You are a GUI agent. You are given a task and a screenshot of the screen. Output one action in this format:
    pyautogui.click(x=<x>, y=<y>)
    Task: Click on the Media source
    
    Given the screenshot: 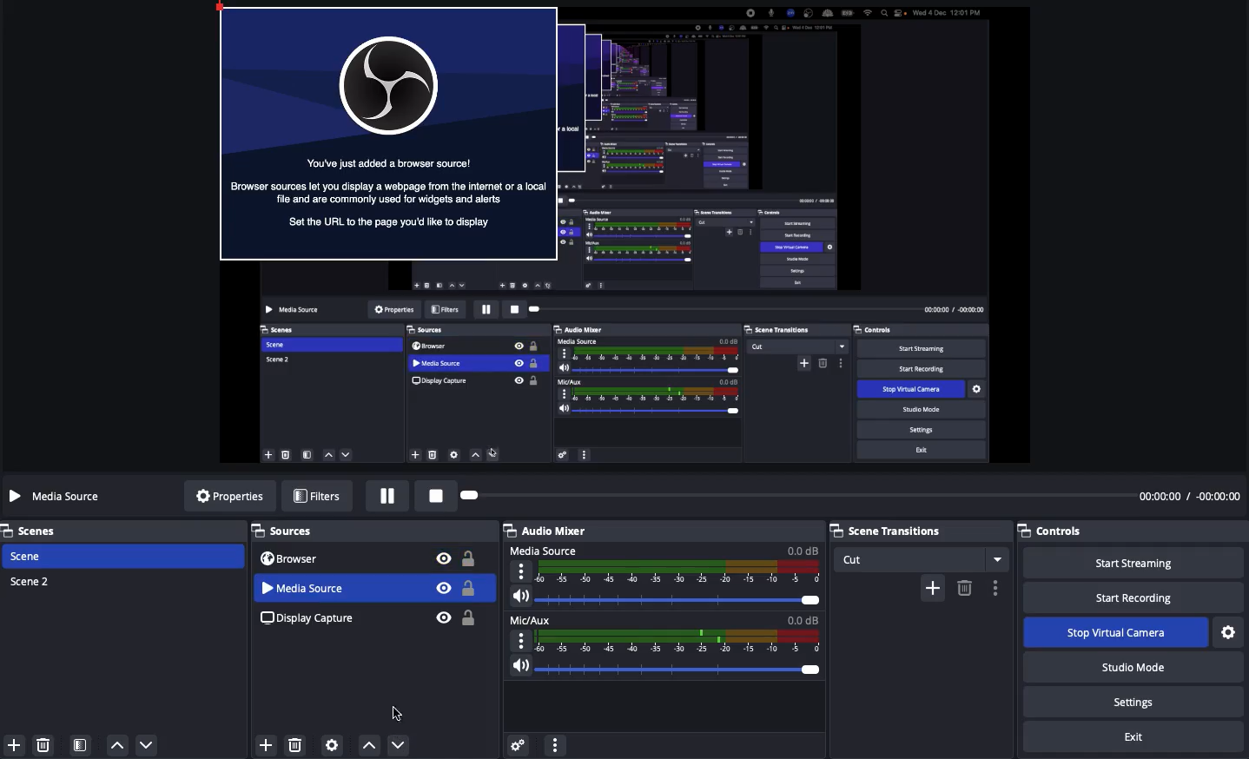 What is the action you would take?
    pyautogui.click(x=59, y=498)
    